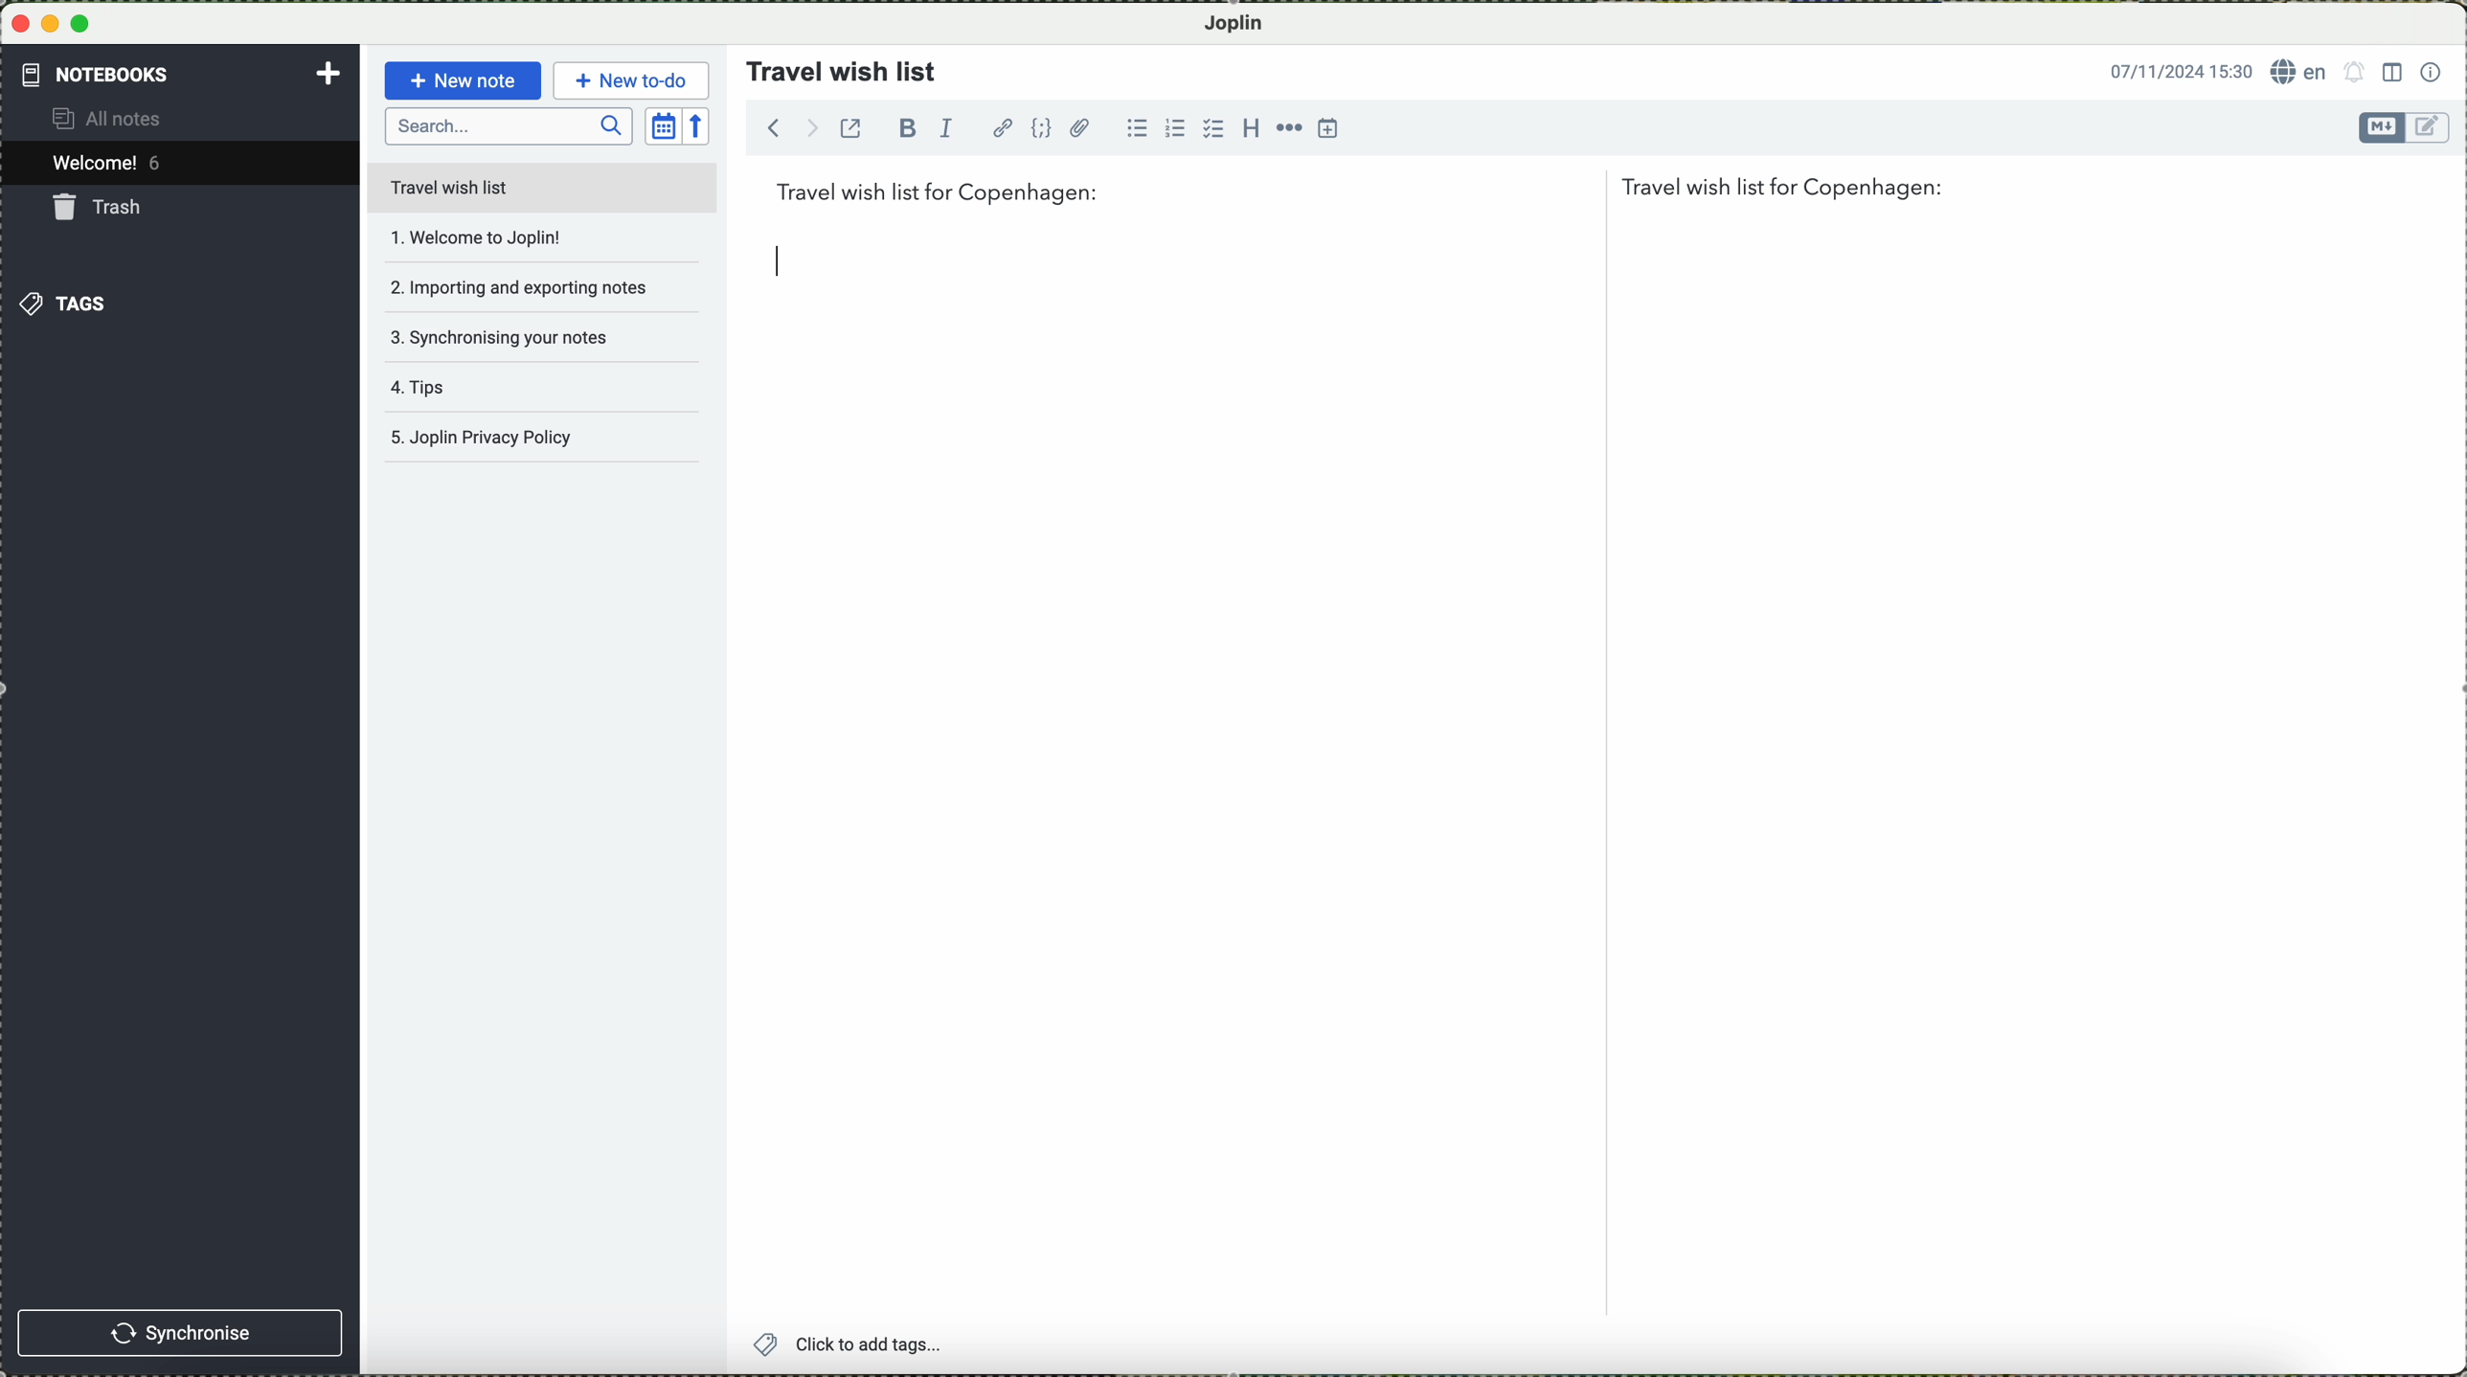  Describe the element at coordinates (511, 238) in the screenshot. I see `welcome to joplin` at that location.